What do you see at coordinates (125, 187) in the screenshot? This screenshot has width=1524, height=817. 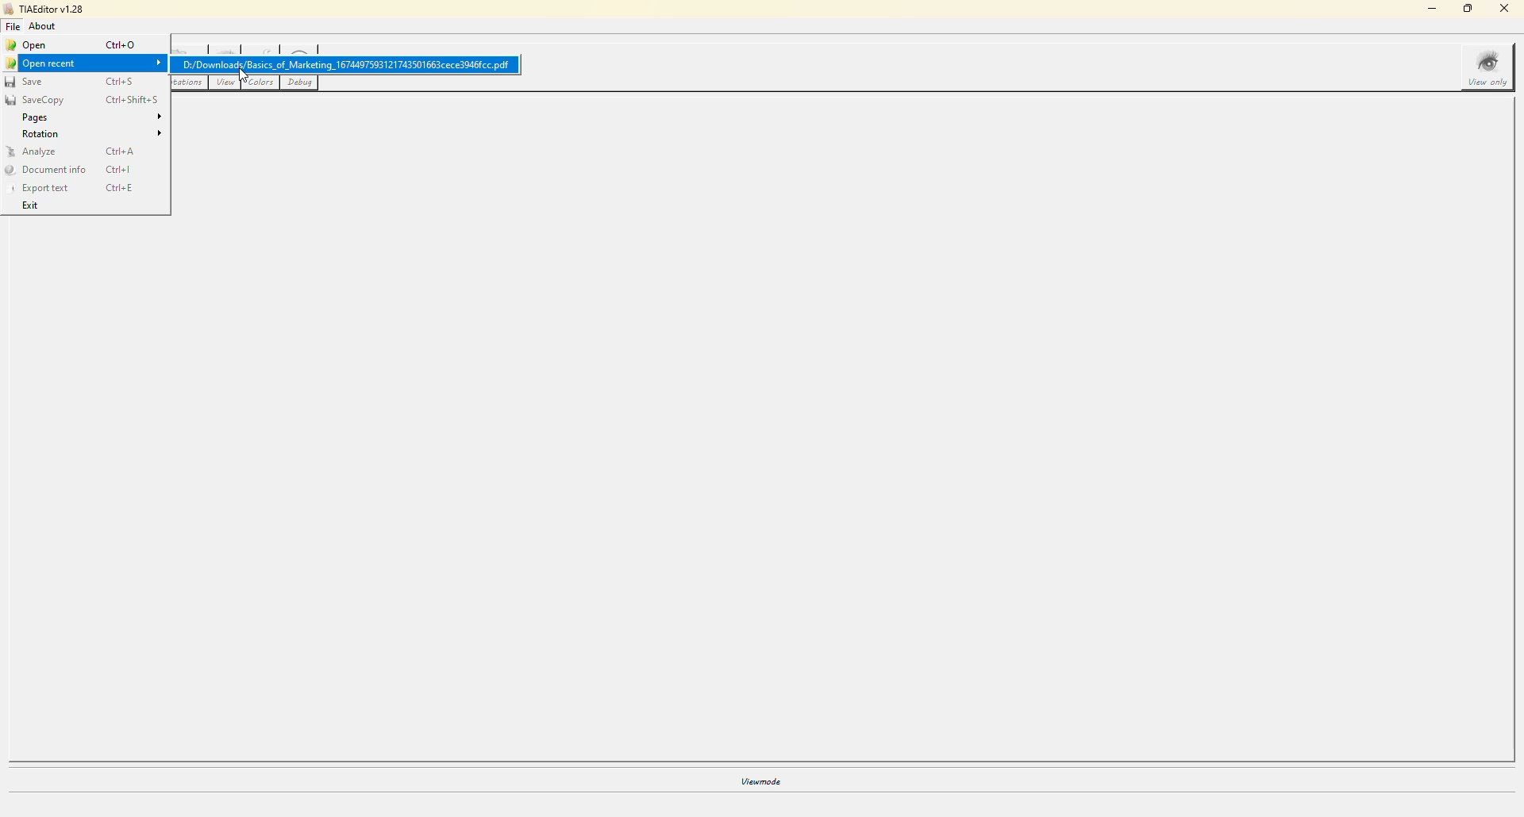 I see `ctrl+e` at bounding box center [125, 187].